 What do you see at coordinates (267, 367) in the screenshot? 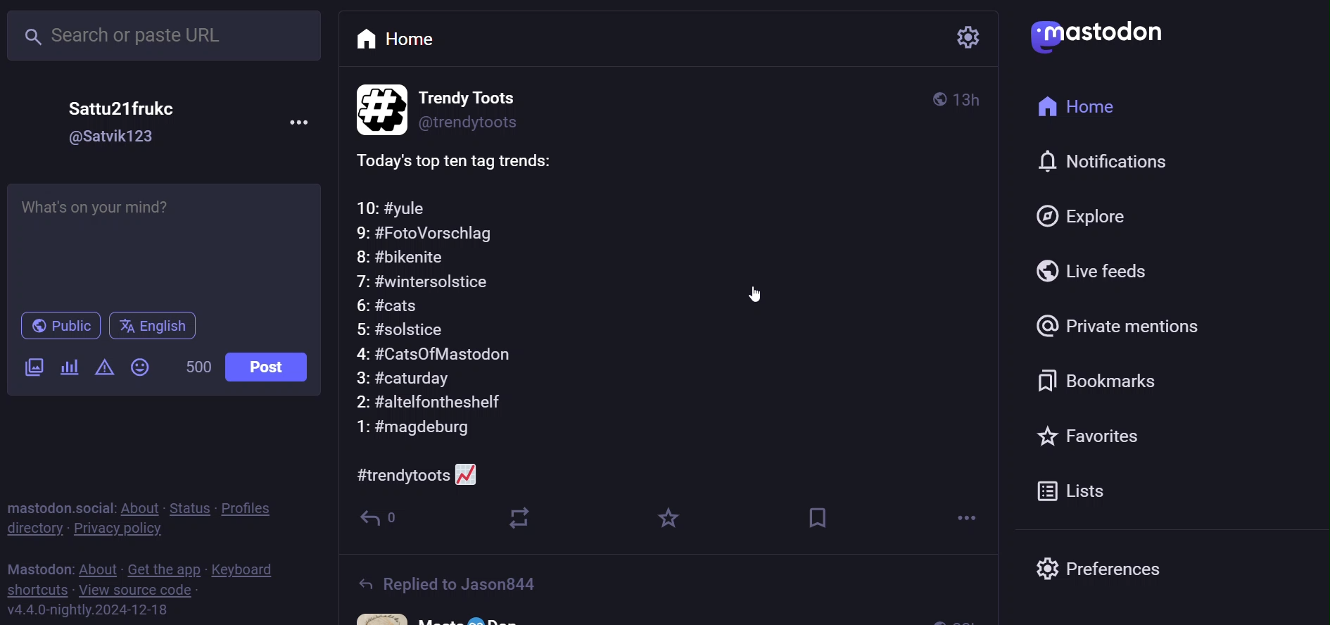
I see `post` at bounding box center [267, 367].